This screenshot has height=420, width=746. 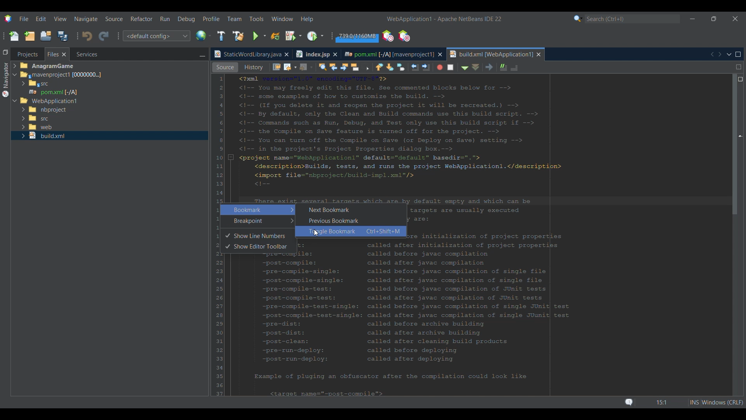 What do you see at coordinates (440, 54) in the screenshot?
I see `Close tab` at bounding box center [440, 54].